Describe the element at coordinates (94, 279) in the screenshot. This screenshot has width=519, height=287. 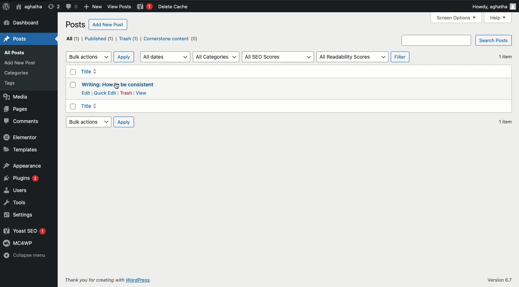
I see `Thank you for creating with` at that location.